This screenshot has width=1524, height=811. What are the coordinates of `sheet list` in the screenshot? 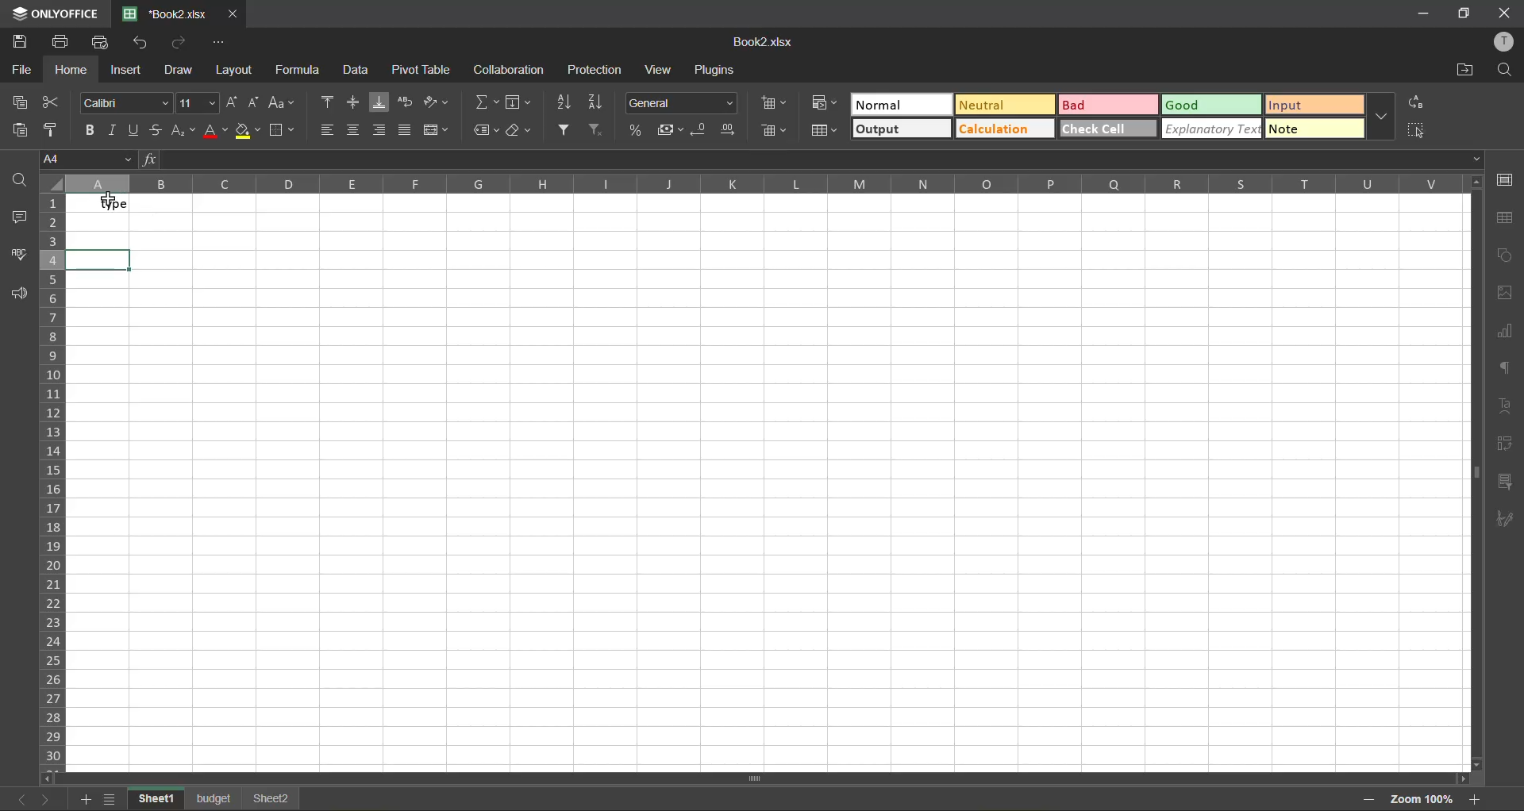 It's located at (114, 798).